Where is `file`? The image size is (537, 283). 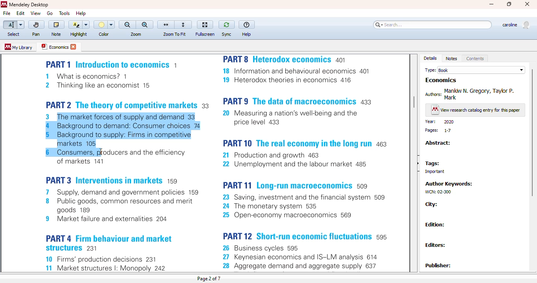
file is located at coordinates (6, 13).